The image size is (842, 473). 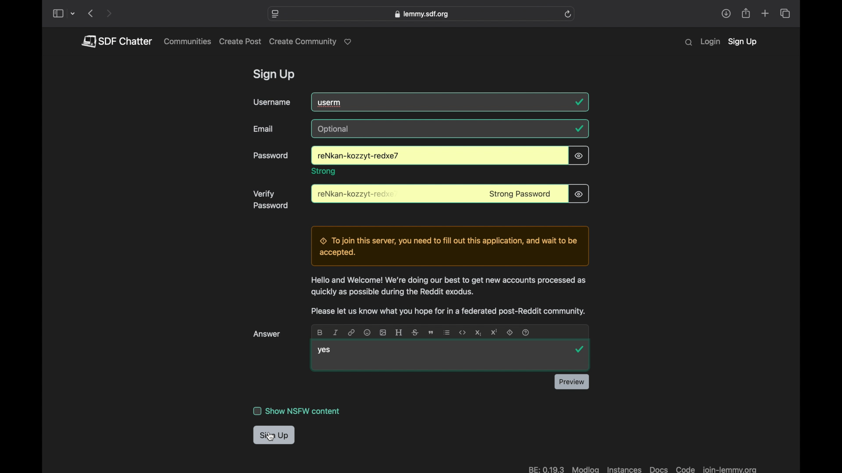 I want to click on password, so click(x=357, y=194).